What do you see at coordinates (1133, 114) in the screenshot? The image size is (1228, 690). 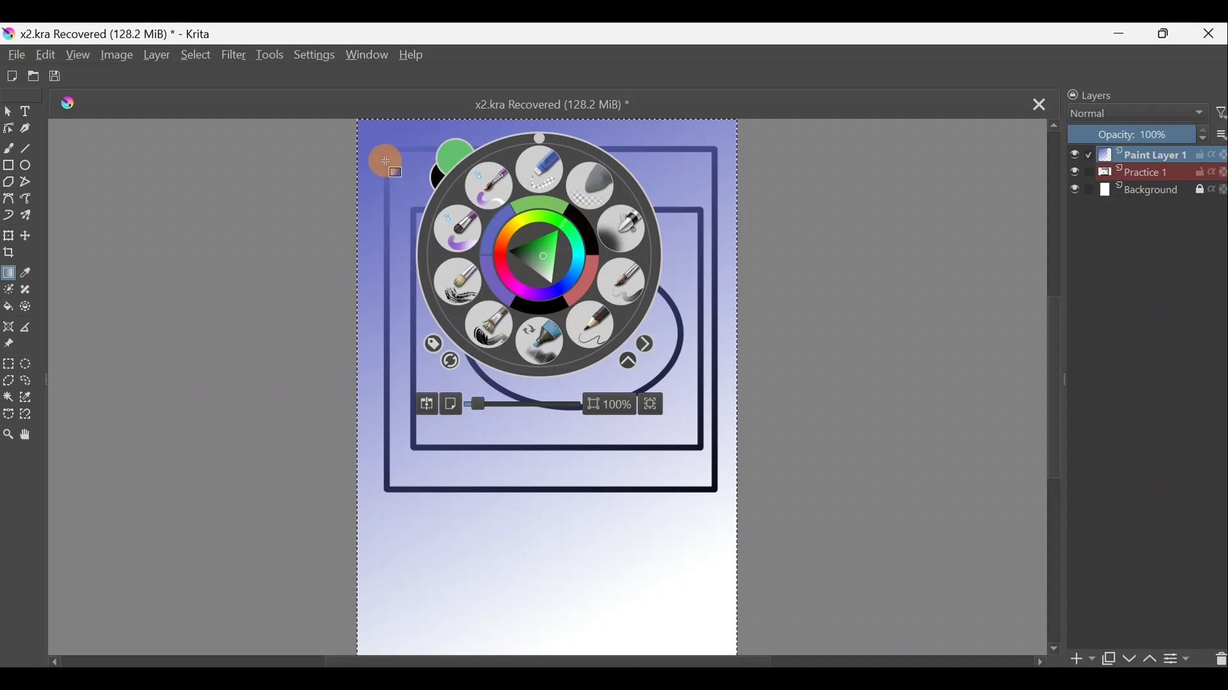 I see `Blending mode` at bounding box center [1133, 114].